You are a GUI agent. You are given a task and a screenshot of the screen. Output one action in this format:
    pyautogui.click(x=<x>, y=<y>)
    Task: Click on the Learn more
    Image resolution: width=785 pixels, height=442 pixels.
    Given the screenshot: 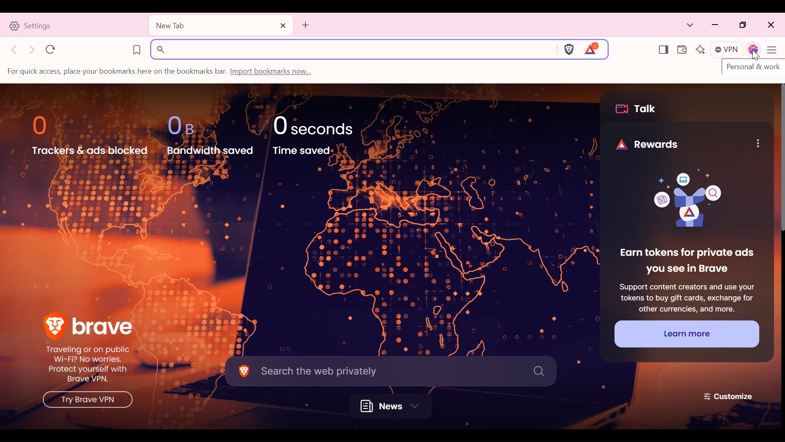 What is the action you would take?
    pyautogui.click(x=686, y=334)
    